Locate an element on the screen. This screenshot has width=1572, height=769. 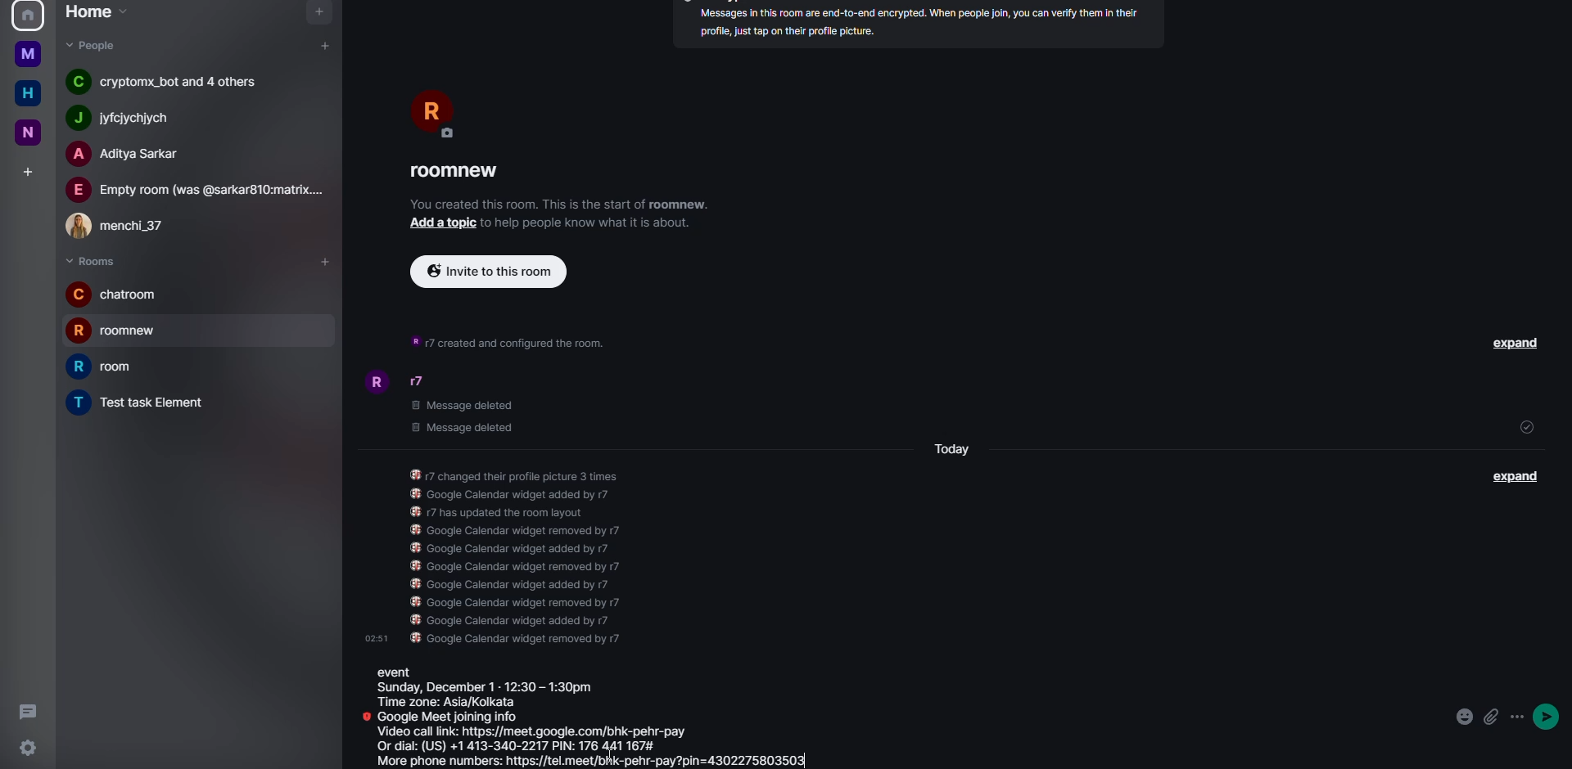
deleted is located at coordinates (468, 416).